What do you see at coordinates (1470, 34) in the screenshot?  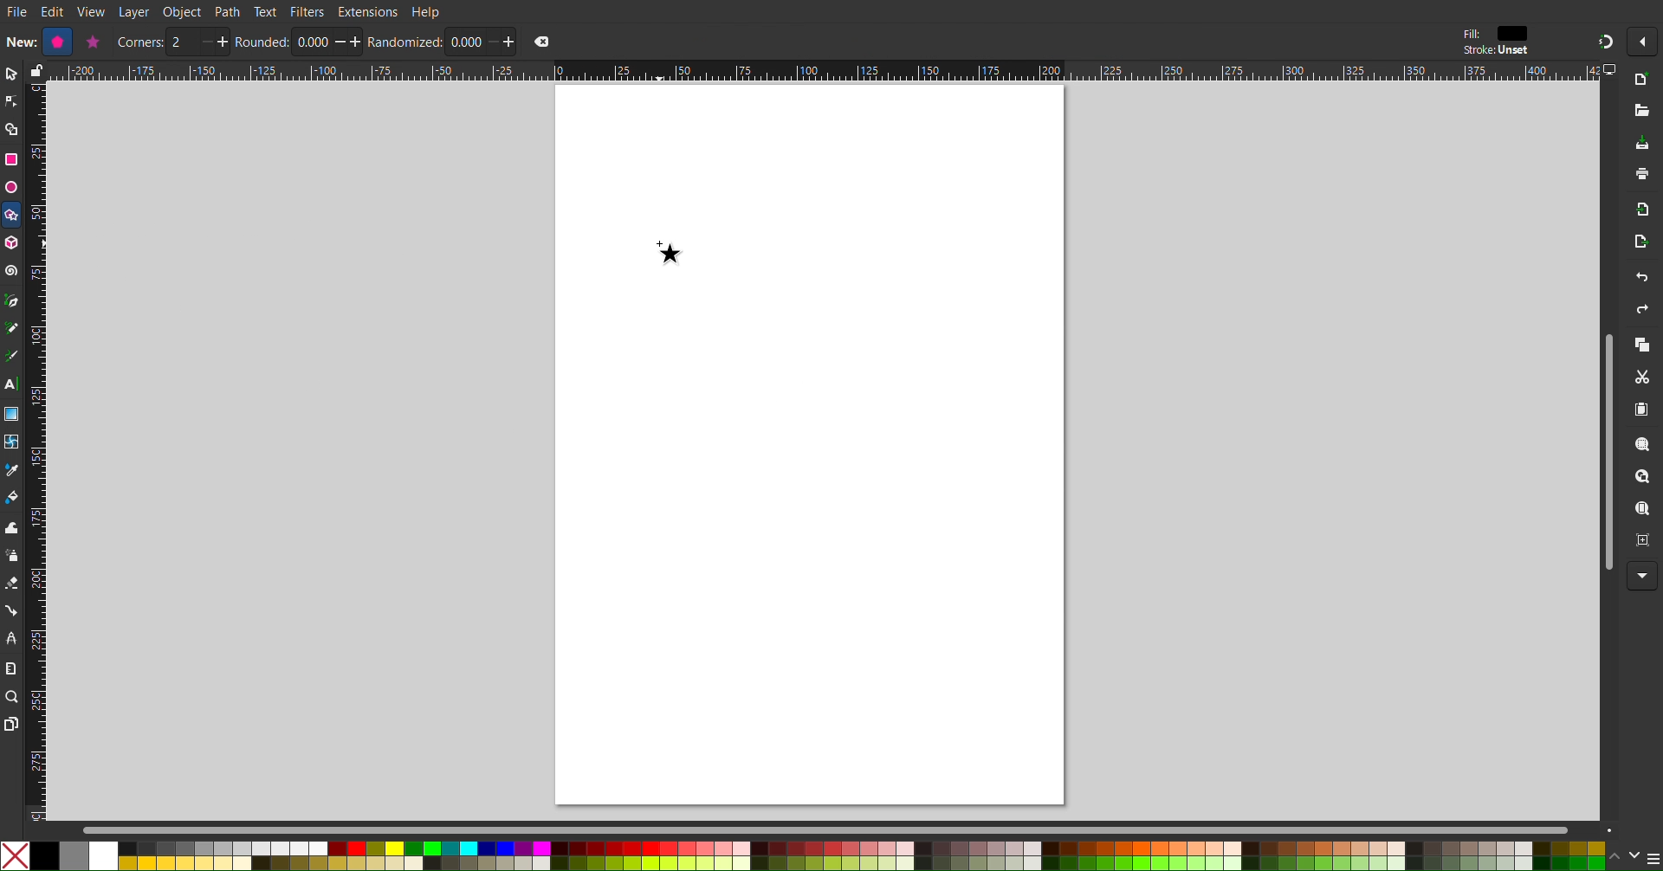 I see `Fill` at bounding box center [1470, 34].